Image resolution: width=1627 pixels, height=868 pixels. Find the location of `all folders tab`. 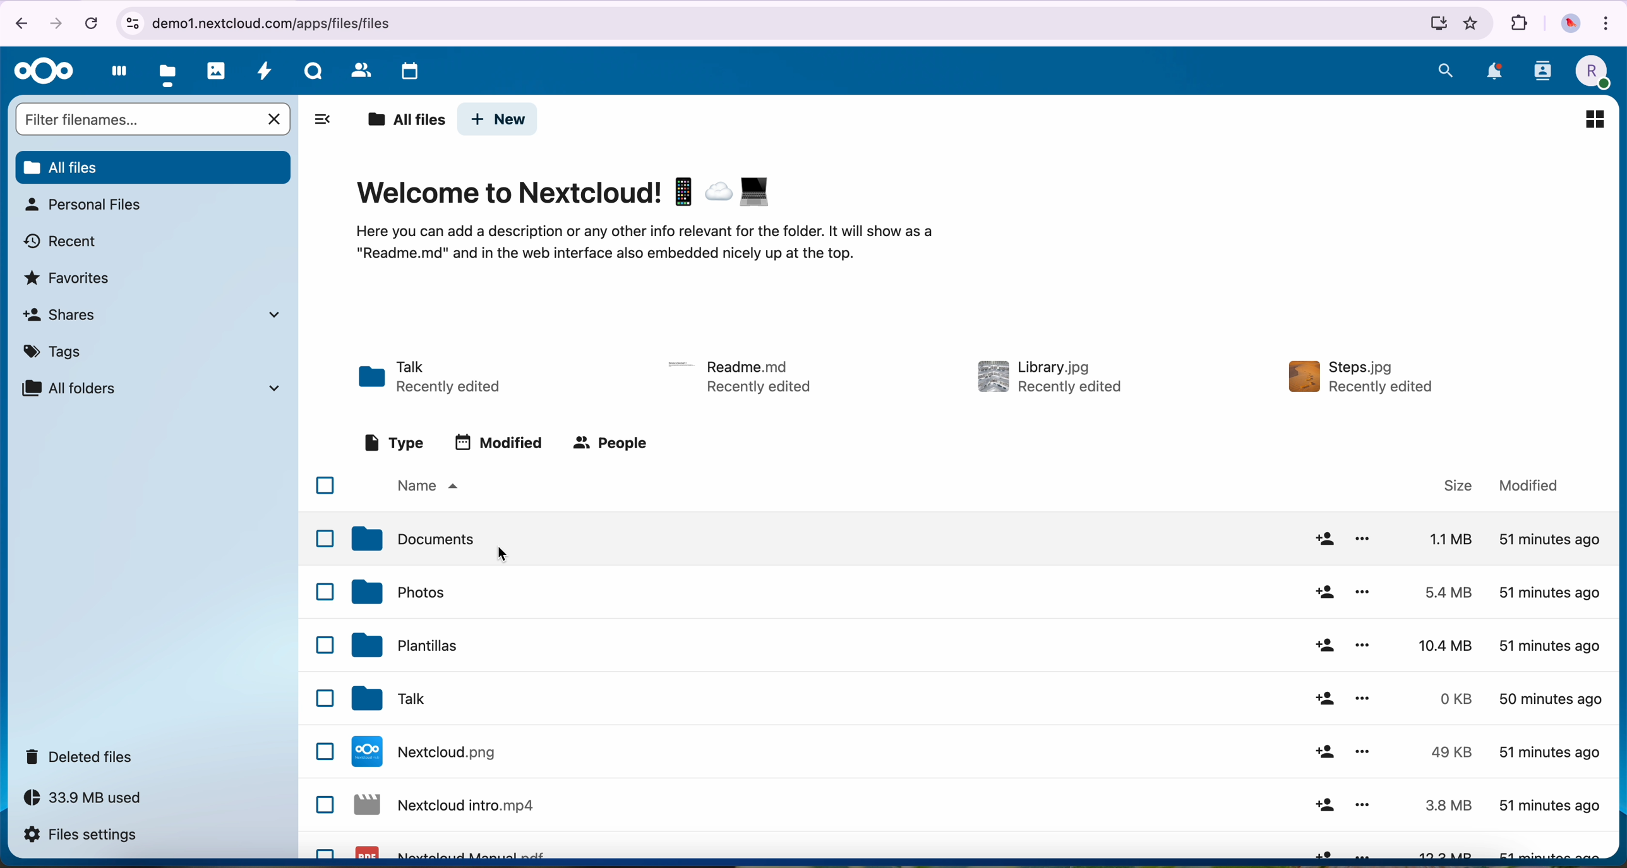

all folders tab is located at coordinates (150, 388).